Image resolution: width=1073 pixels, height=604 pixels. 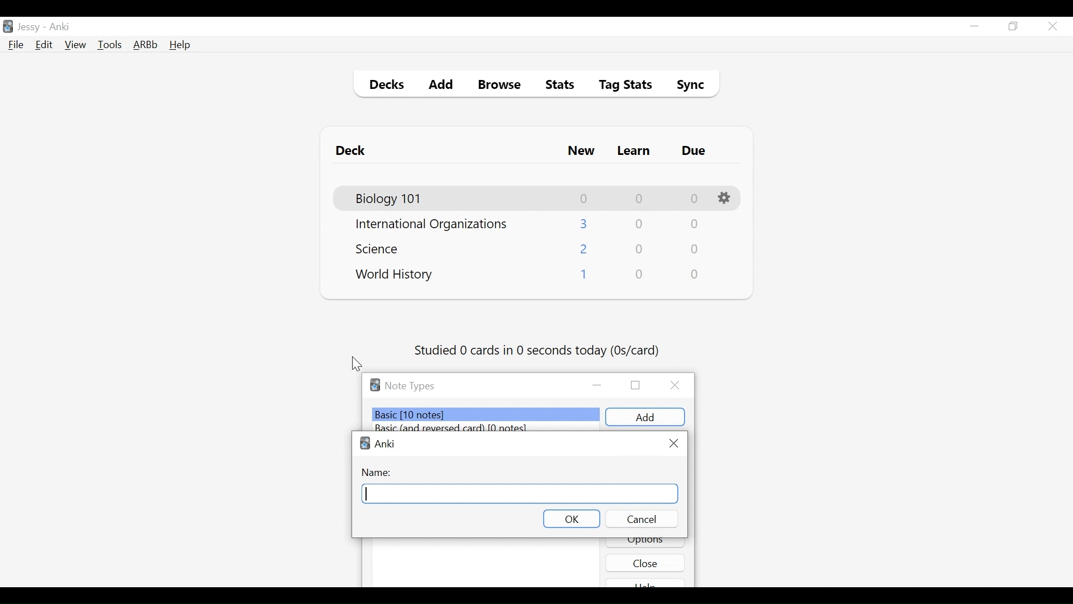 What do you see at coordinates (645, 543) in the screenshot?
I see `Options` at bounding box center [645, 543].